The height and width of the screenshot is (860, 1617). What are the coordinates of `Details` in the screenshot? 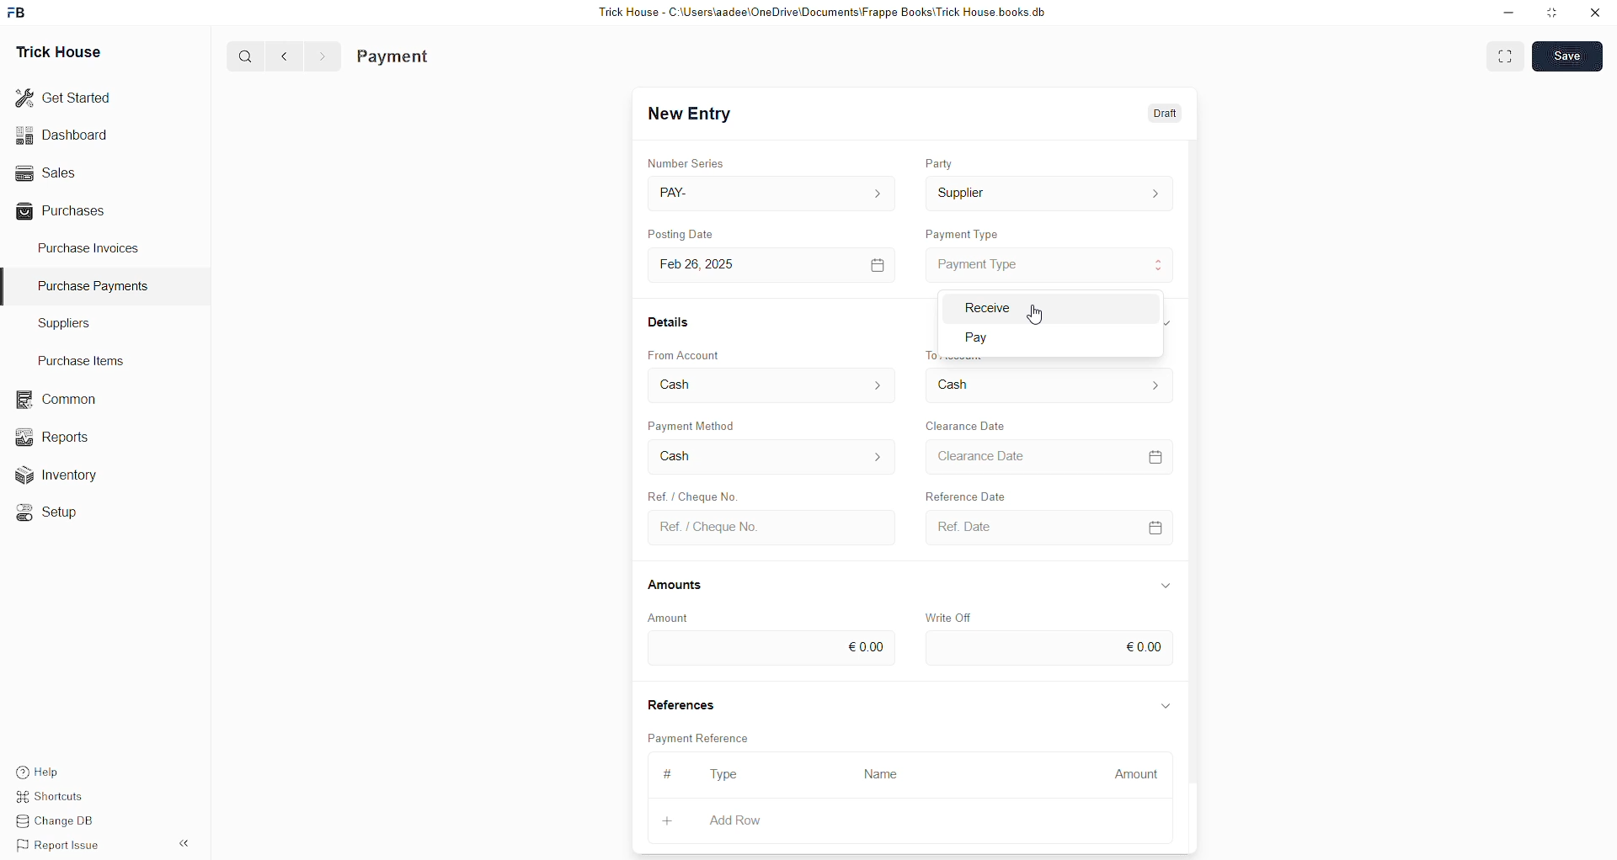 It's located at (669, 322).